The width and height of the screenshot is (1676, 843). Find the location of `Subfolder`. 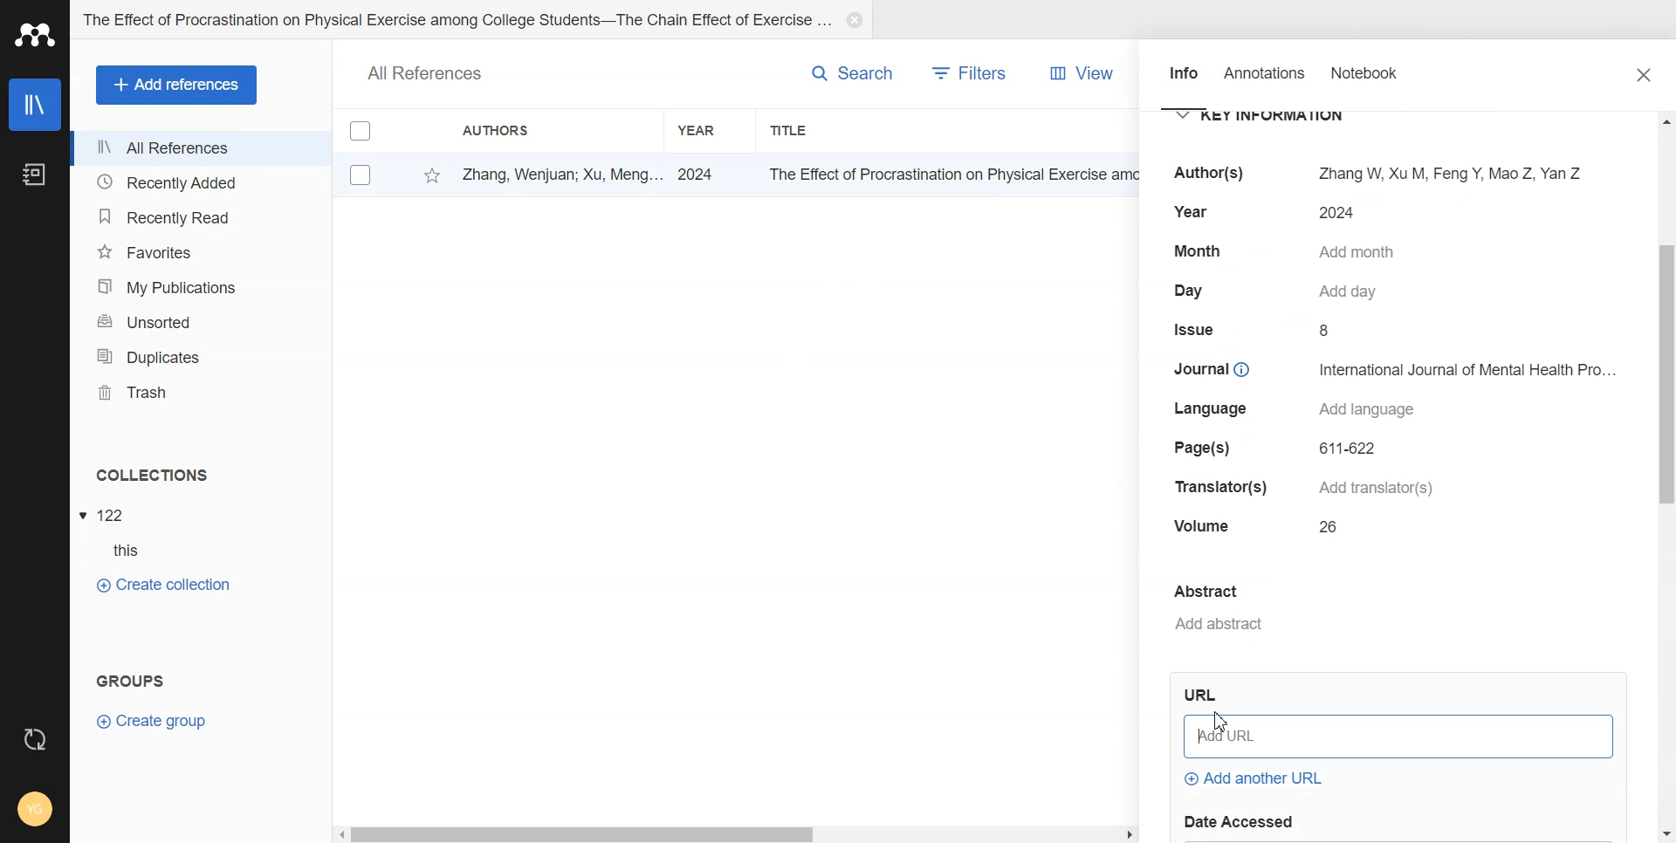

Subfolder is located at coordinates (118, 552).